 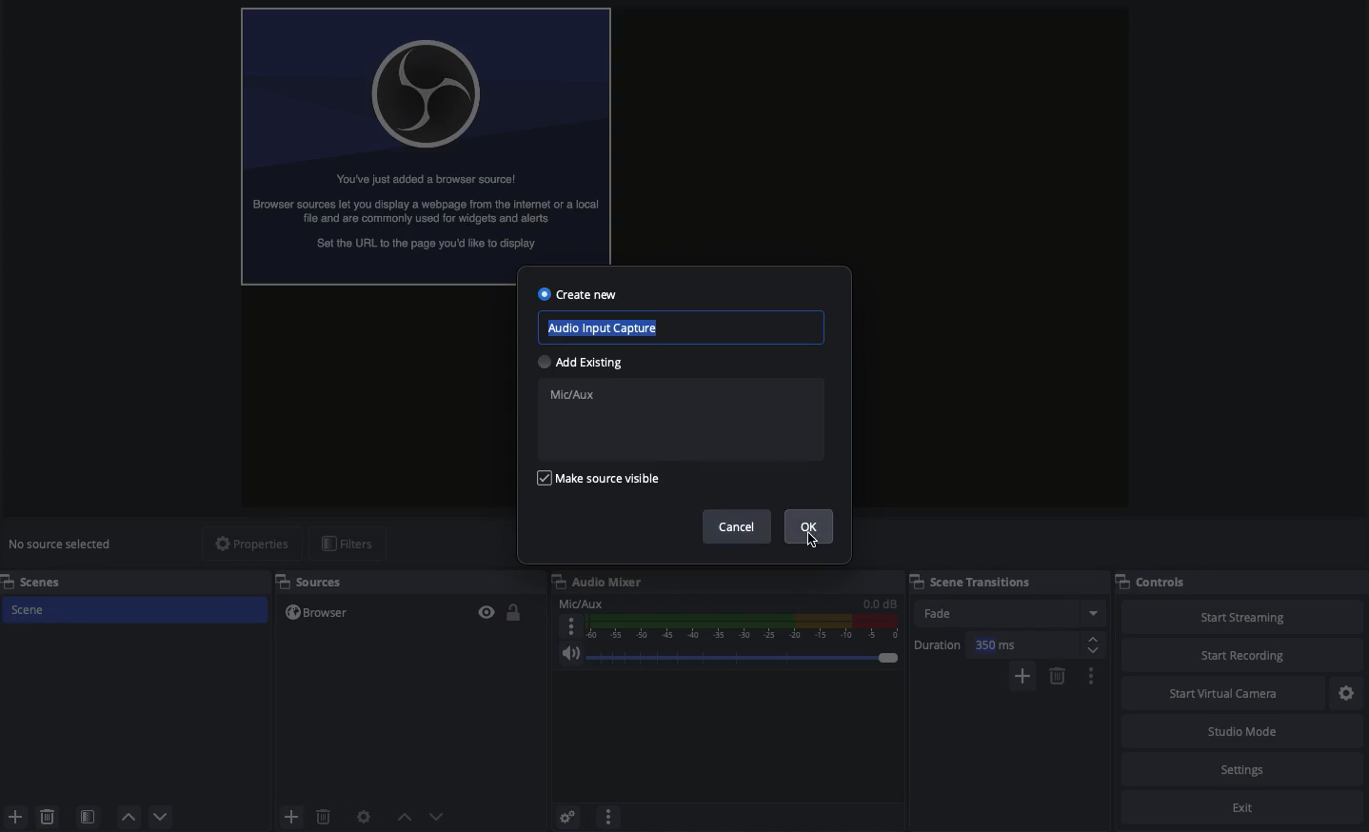 What do you see at coordinates (686, 327) in the screenshot?
I see `Audio input capture` at bounding box center [686, 327].